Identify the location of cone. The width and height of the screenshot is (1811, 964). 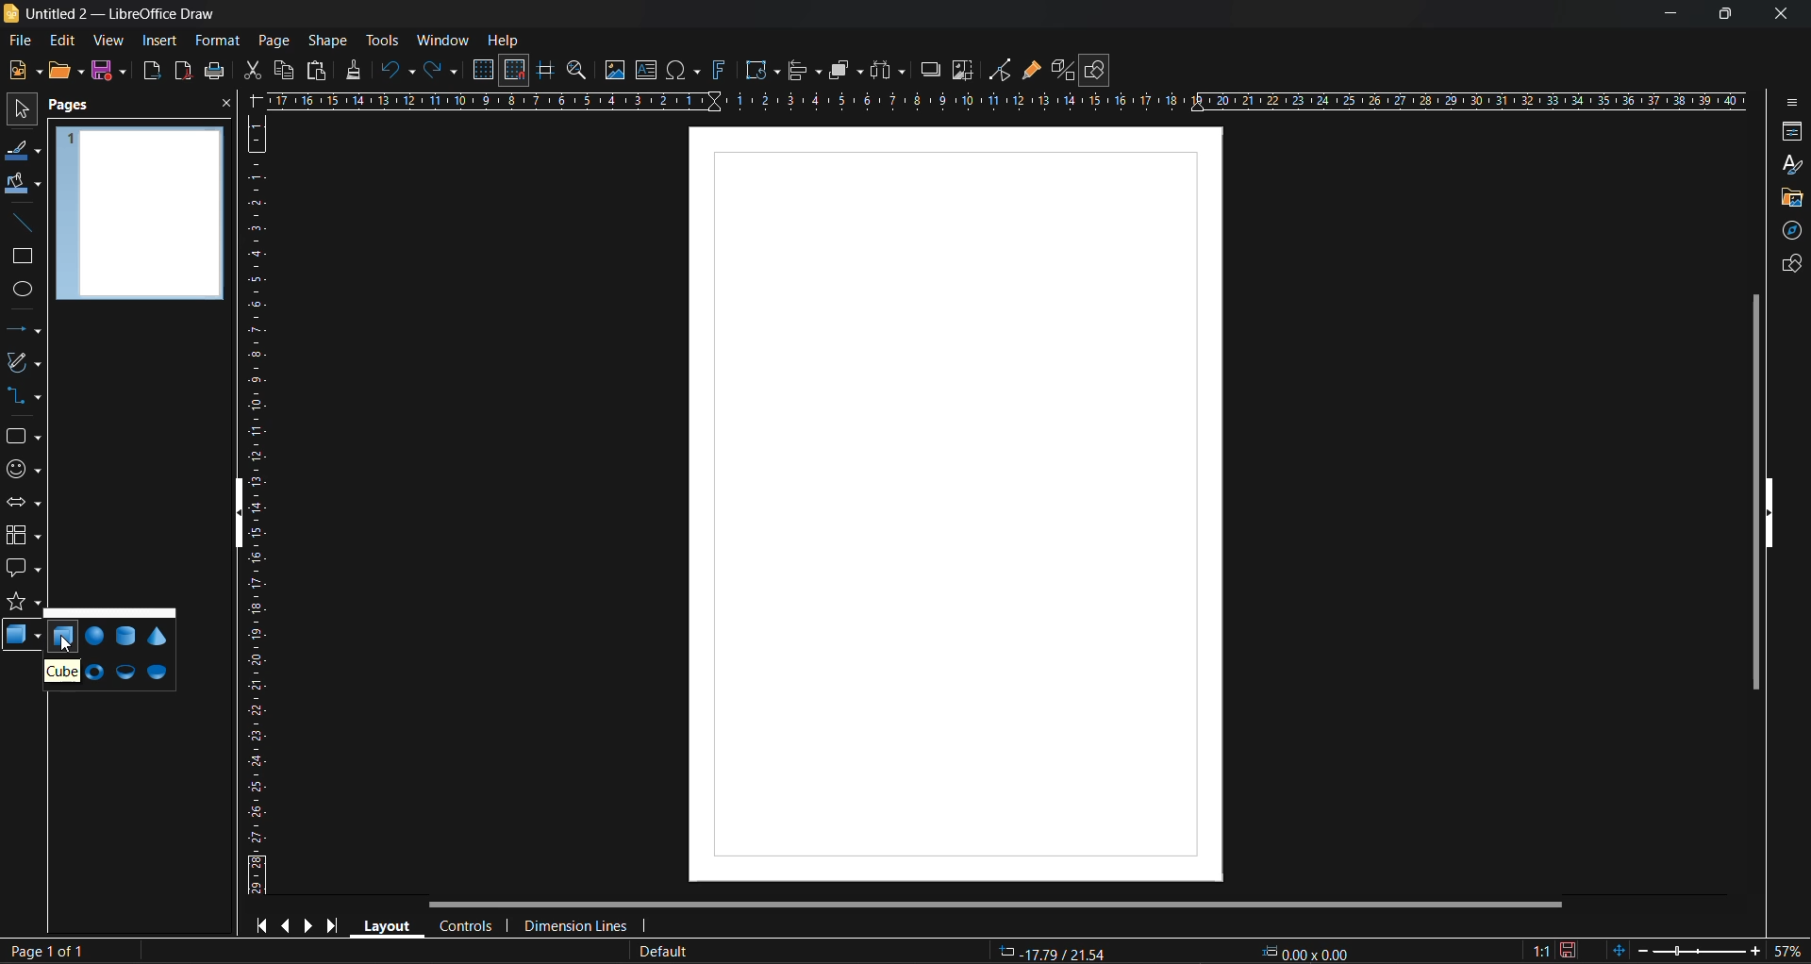
(158, 639).